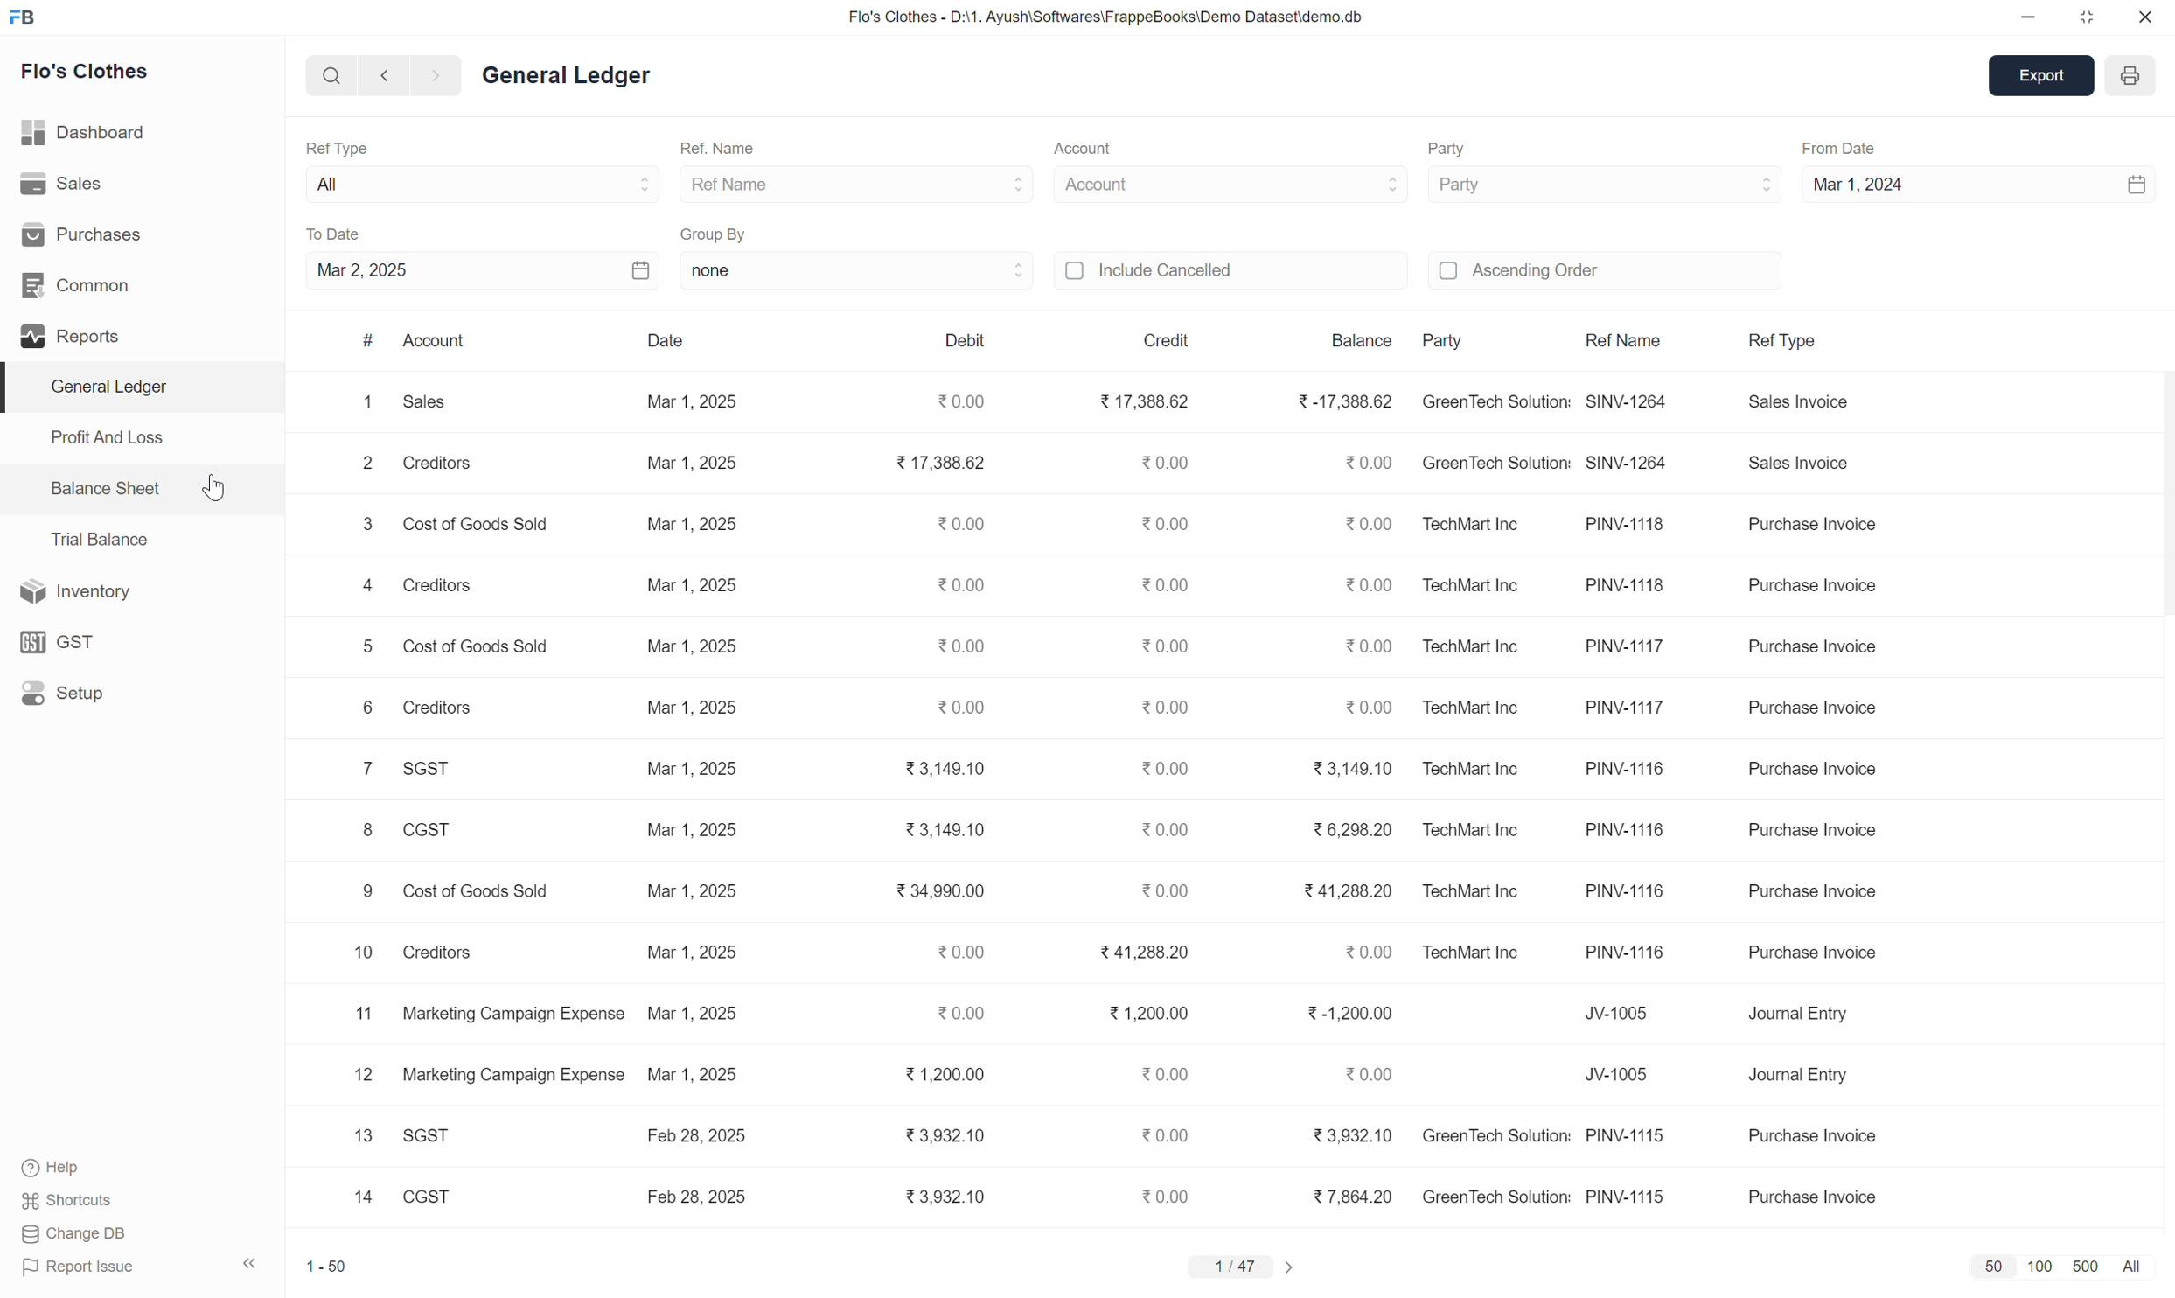  I want to click on Flo's Clothes - D:\1. Ayush\Softwares\FrappeBooks\Demo Dataset\demo.db, so click(1103, 15).